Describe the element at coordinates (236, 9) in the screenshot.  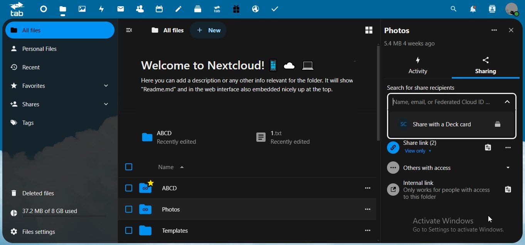
I see `free trial` at that location.